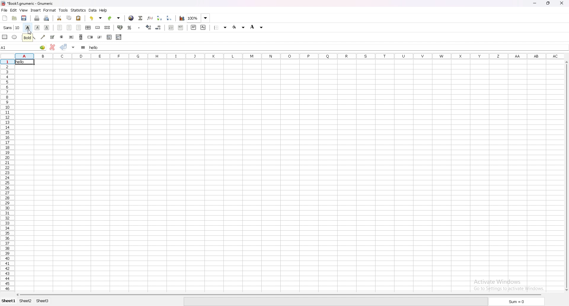  I want to click on sheet 1, so click(8, 301).